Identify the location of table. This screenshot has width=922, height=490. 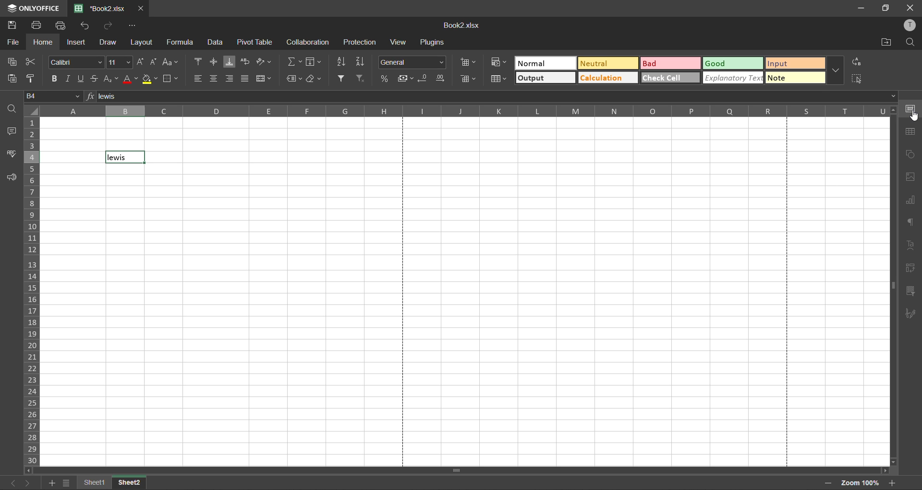
(912, 133).